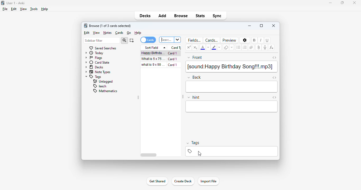  Describe the element at coordinates (138, 33) in the screenshot. I see `help` at that location.